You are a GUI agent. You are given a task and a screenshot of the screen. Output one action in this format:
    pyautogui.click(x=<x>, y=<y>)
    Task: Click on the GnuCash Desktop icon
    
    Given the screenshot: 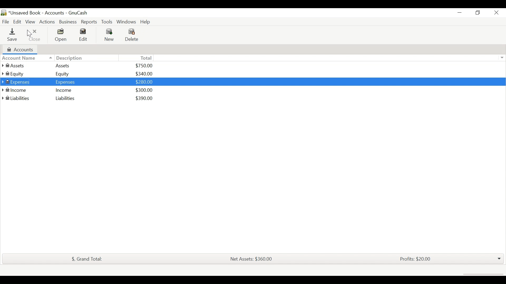 What is the action you would take?
    pyautogui.click(x=4, y=13)
    